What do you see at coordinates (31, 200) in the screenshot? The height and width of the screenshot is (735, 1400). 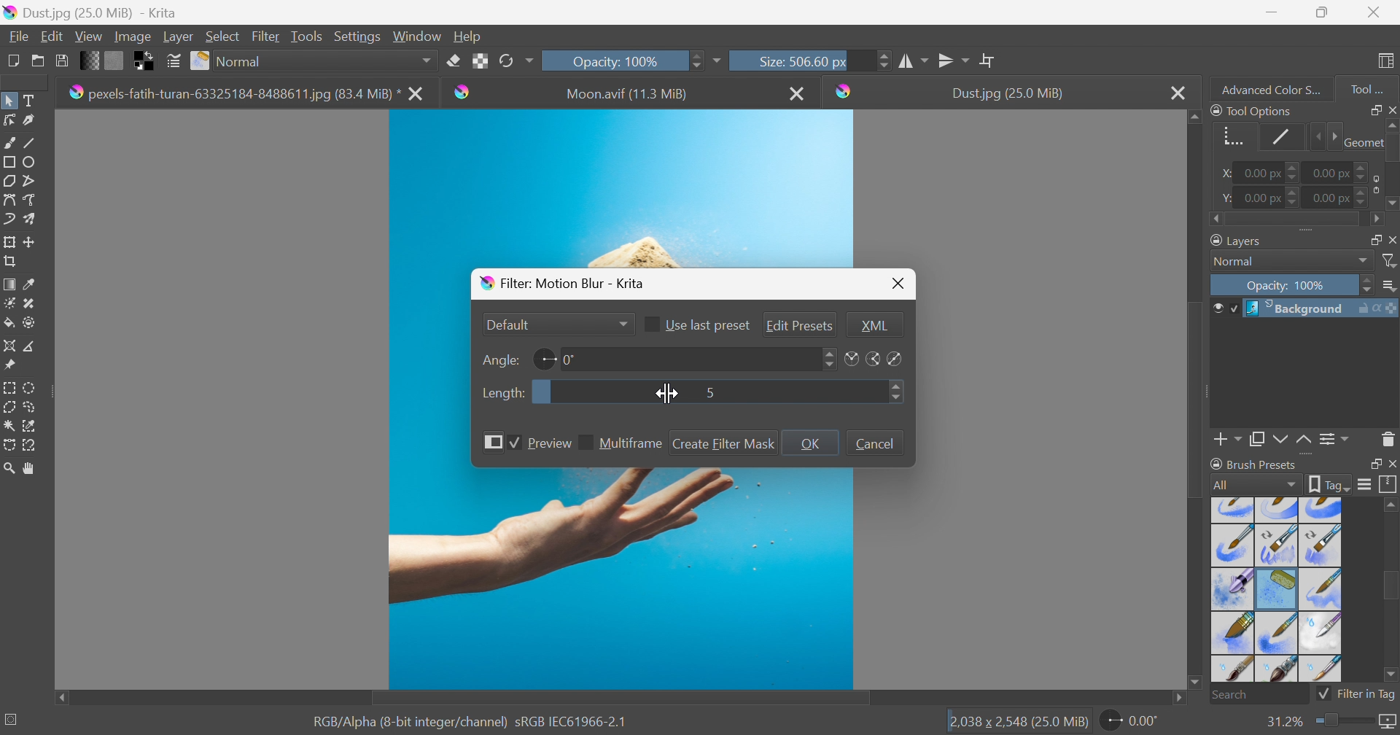 I see `Freehand path tool` at bounding box center [31, 200].